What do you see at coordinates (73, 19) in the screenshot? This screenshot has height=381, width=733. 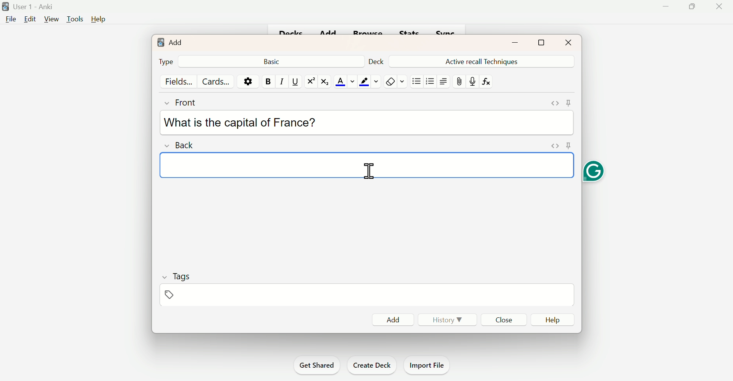 I see `Tools` at bounding box center [73, 19].